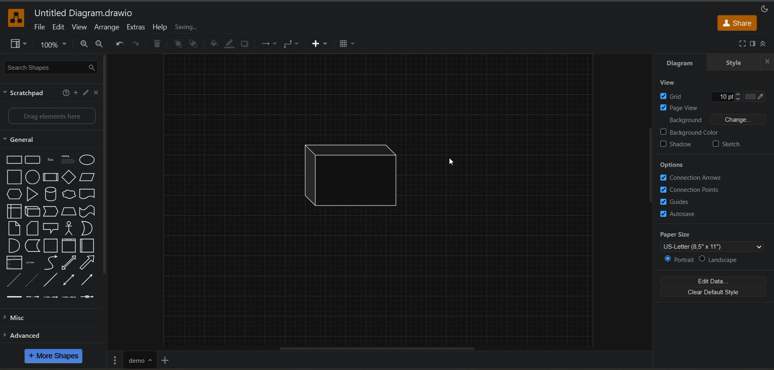 This screenshot has width=774, height=370. I want to click on horizontal scroll bar, so click(379, 348).